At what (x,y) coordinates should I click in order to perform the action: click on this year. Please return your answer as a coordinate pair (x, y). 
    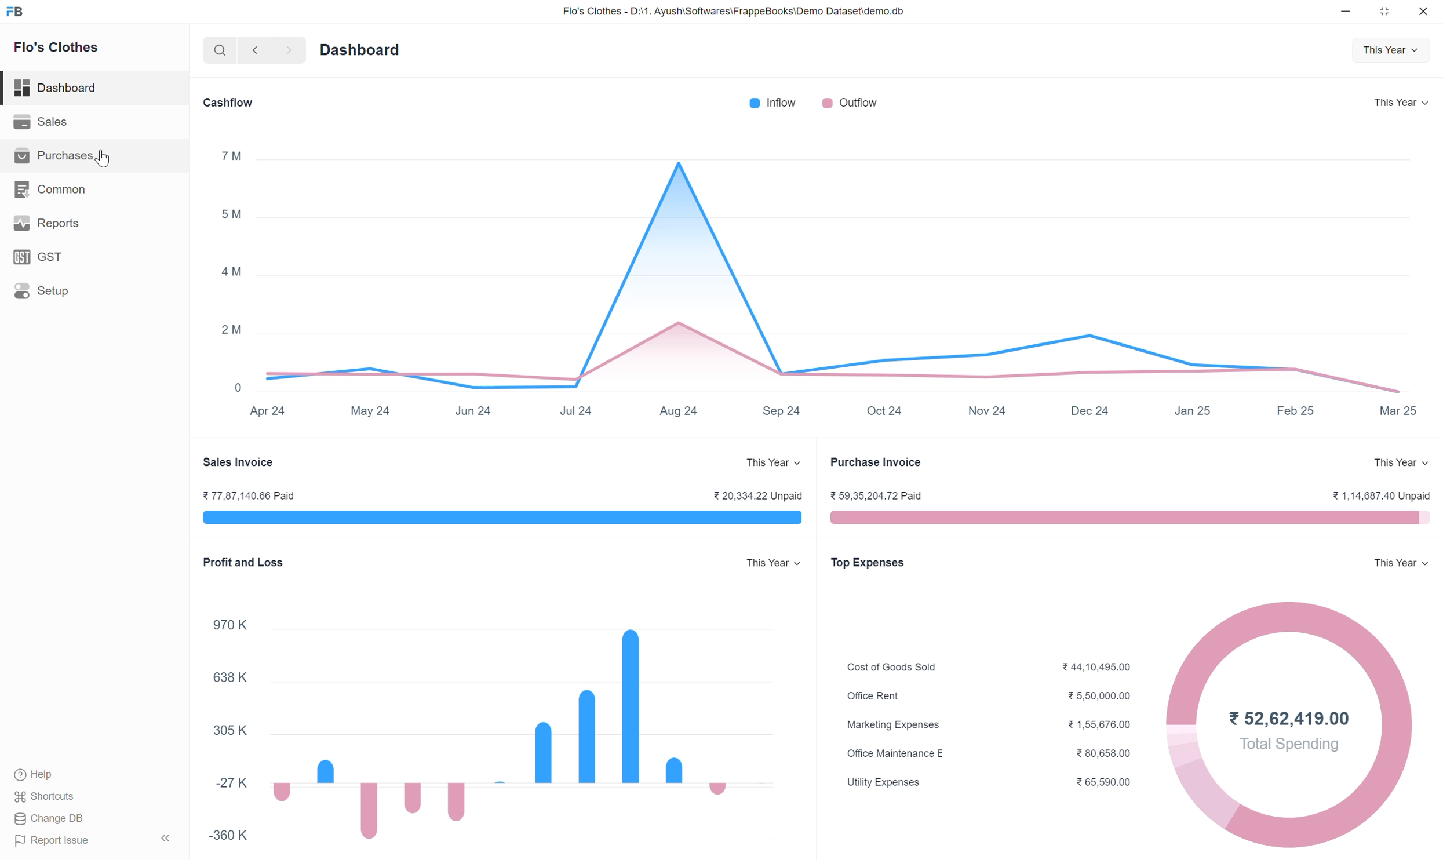
    Looking at the image, I should click on (1402, 463).